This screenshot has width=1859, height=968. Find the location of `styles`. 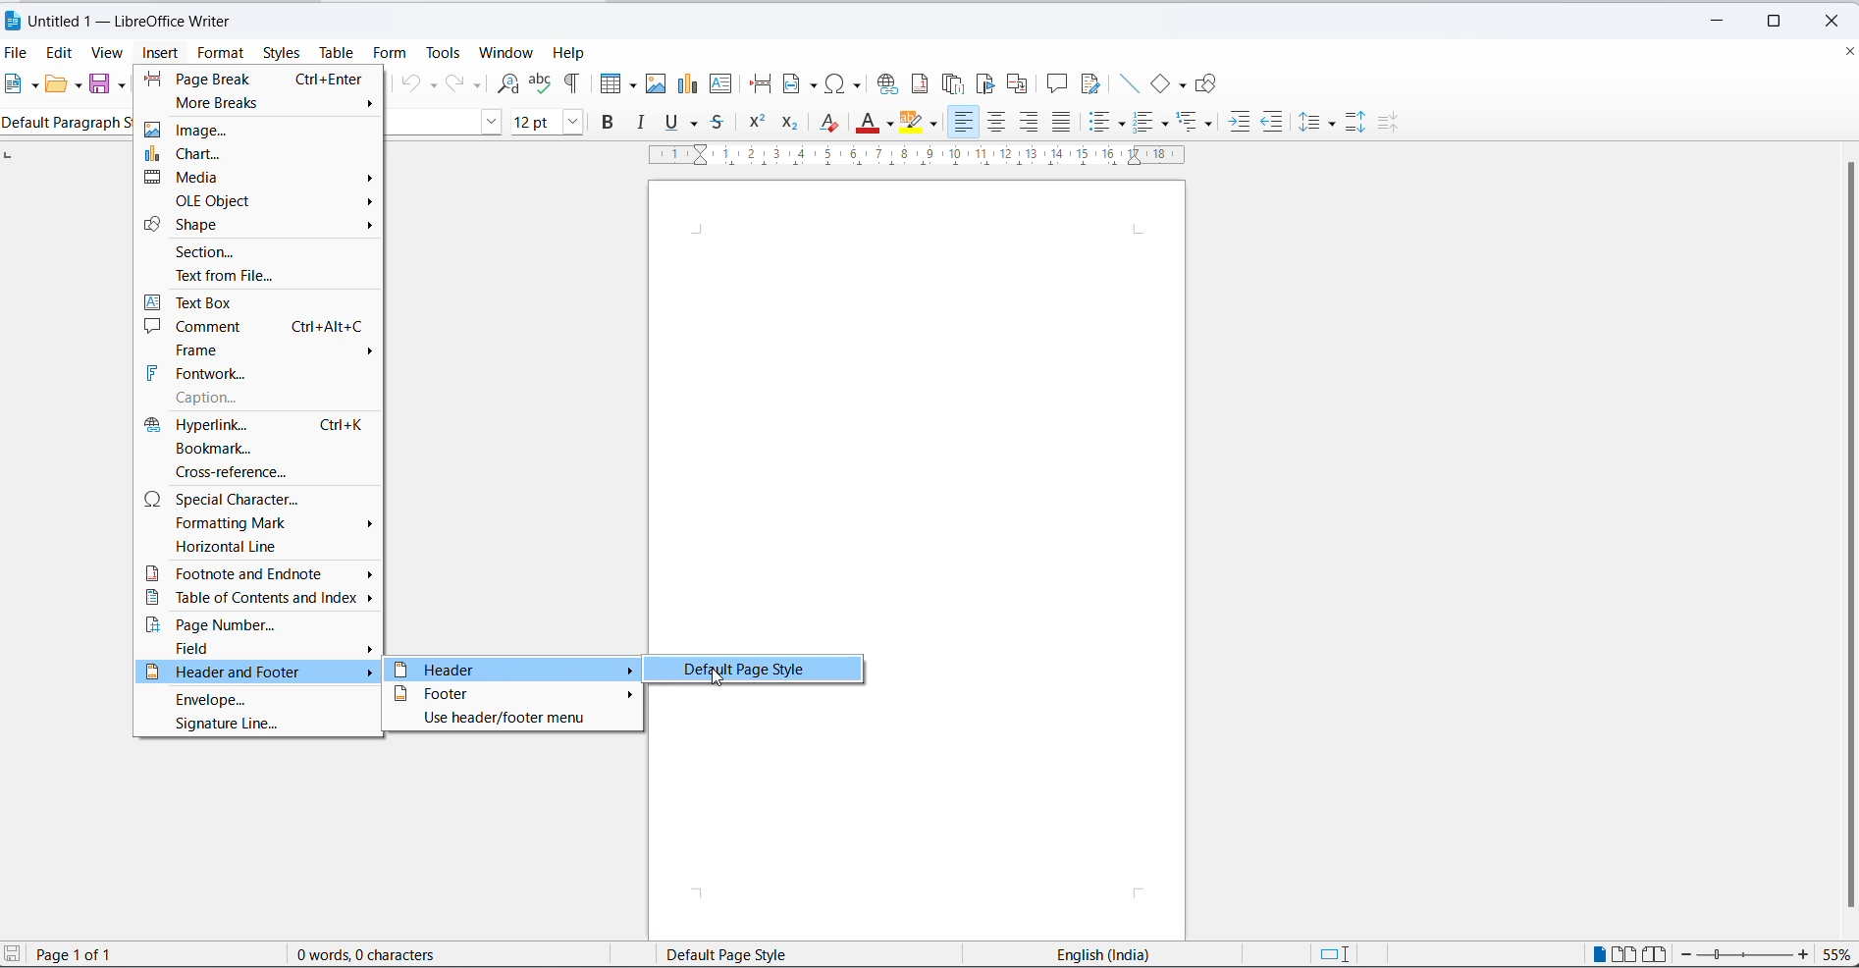

styles is located at coordinates (281, 53).